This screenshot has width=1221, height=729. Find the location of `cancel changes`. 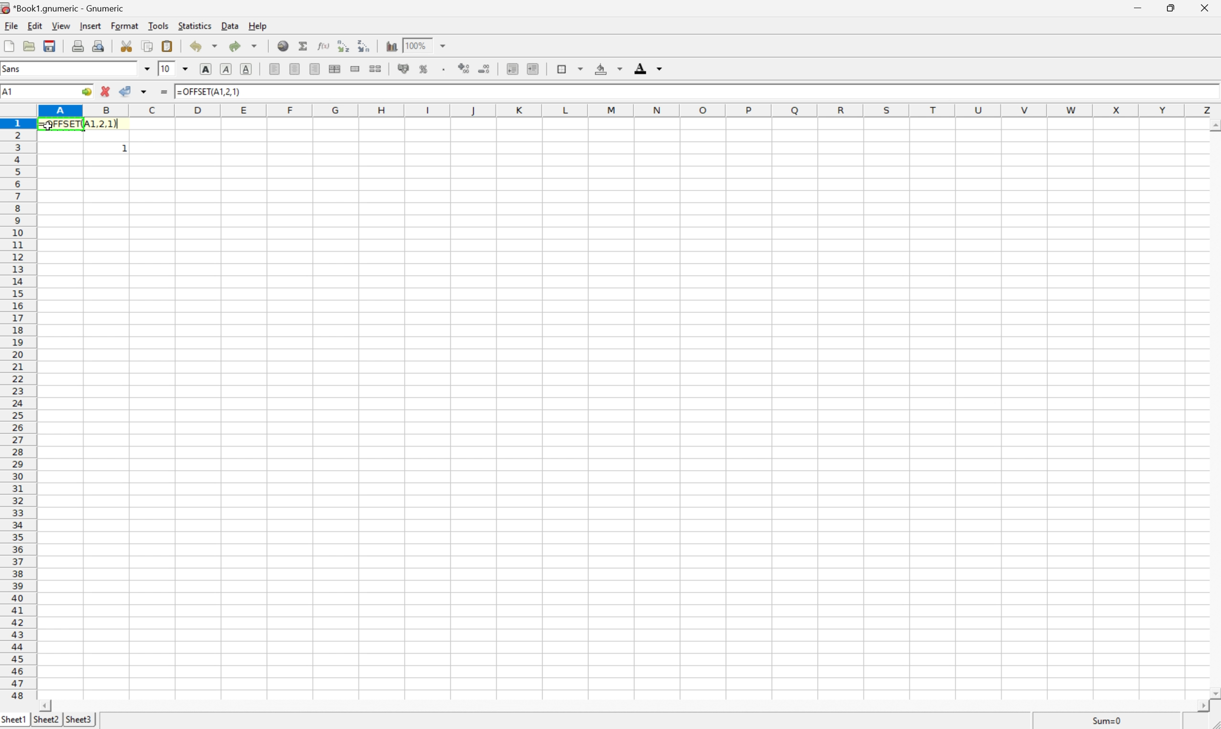

cancel changes is located at coordinates (107, 90).